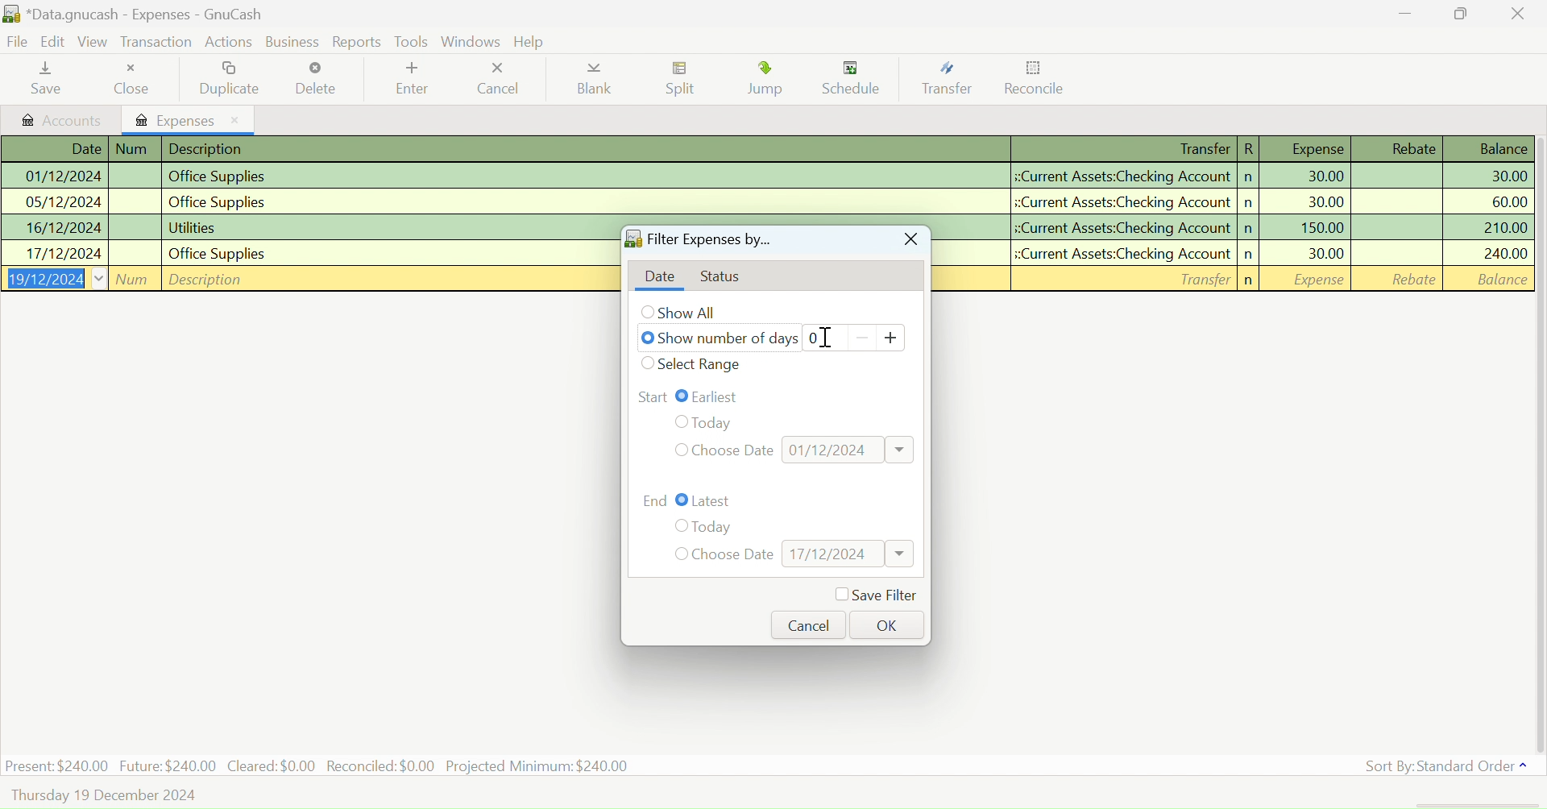 The image size is (1547, 809). Describe the element at coordinates (532, 42) in the screenshot. I see `Help` at that location.